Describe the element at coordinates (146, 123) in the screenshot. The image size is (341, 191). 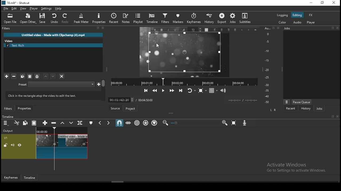
I see `ripple all tracks` at that location.